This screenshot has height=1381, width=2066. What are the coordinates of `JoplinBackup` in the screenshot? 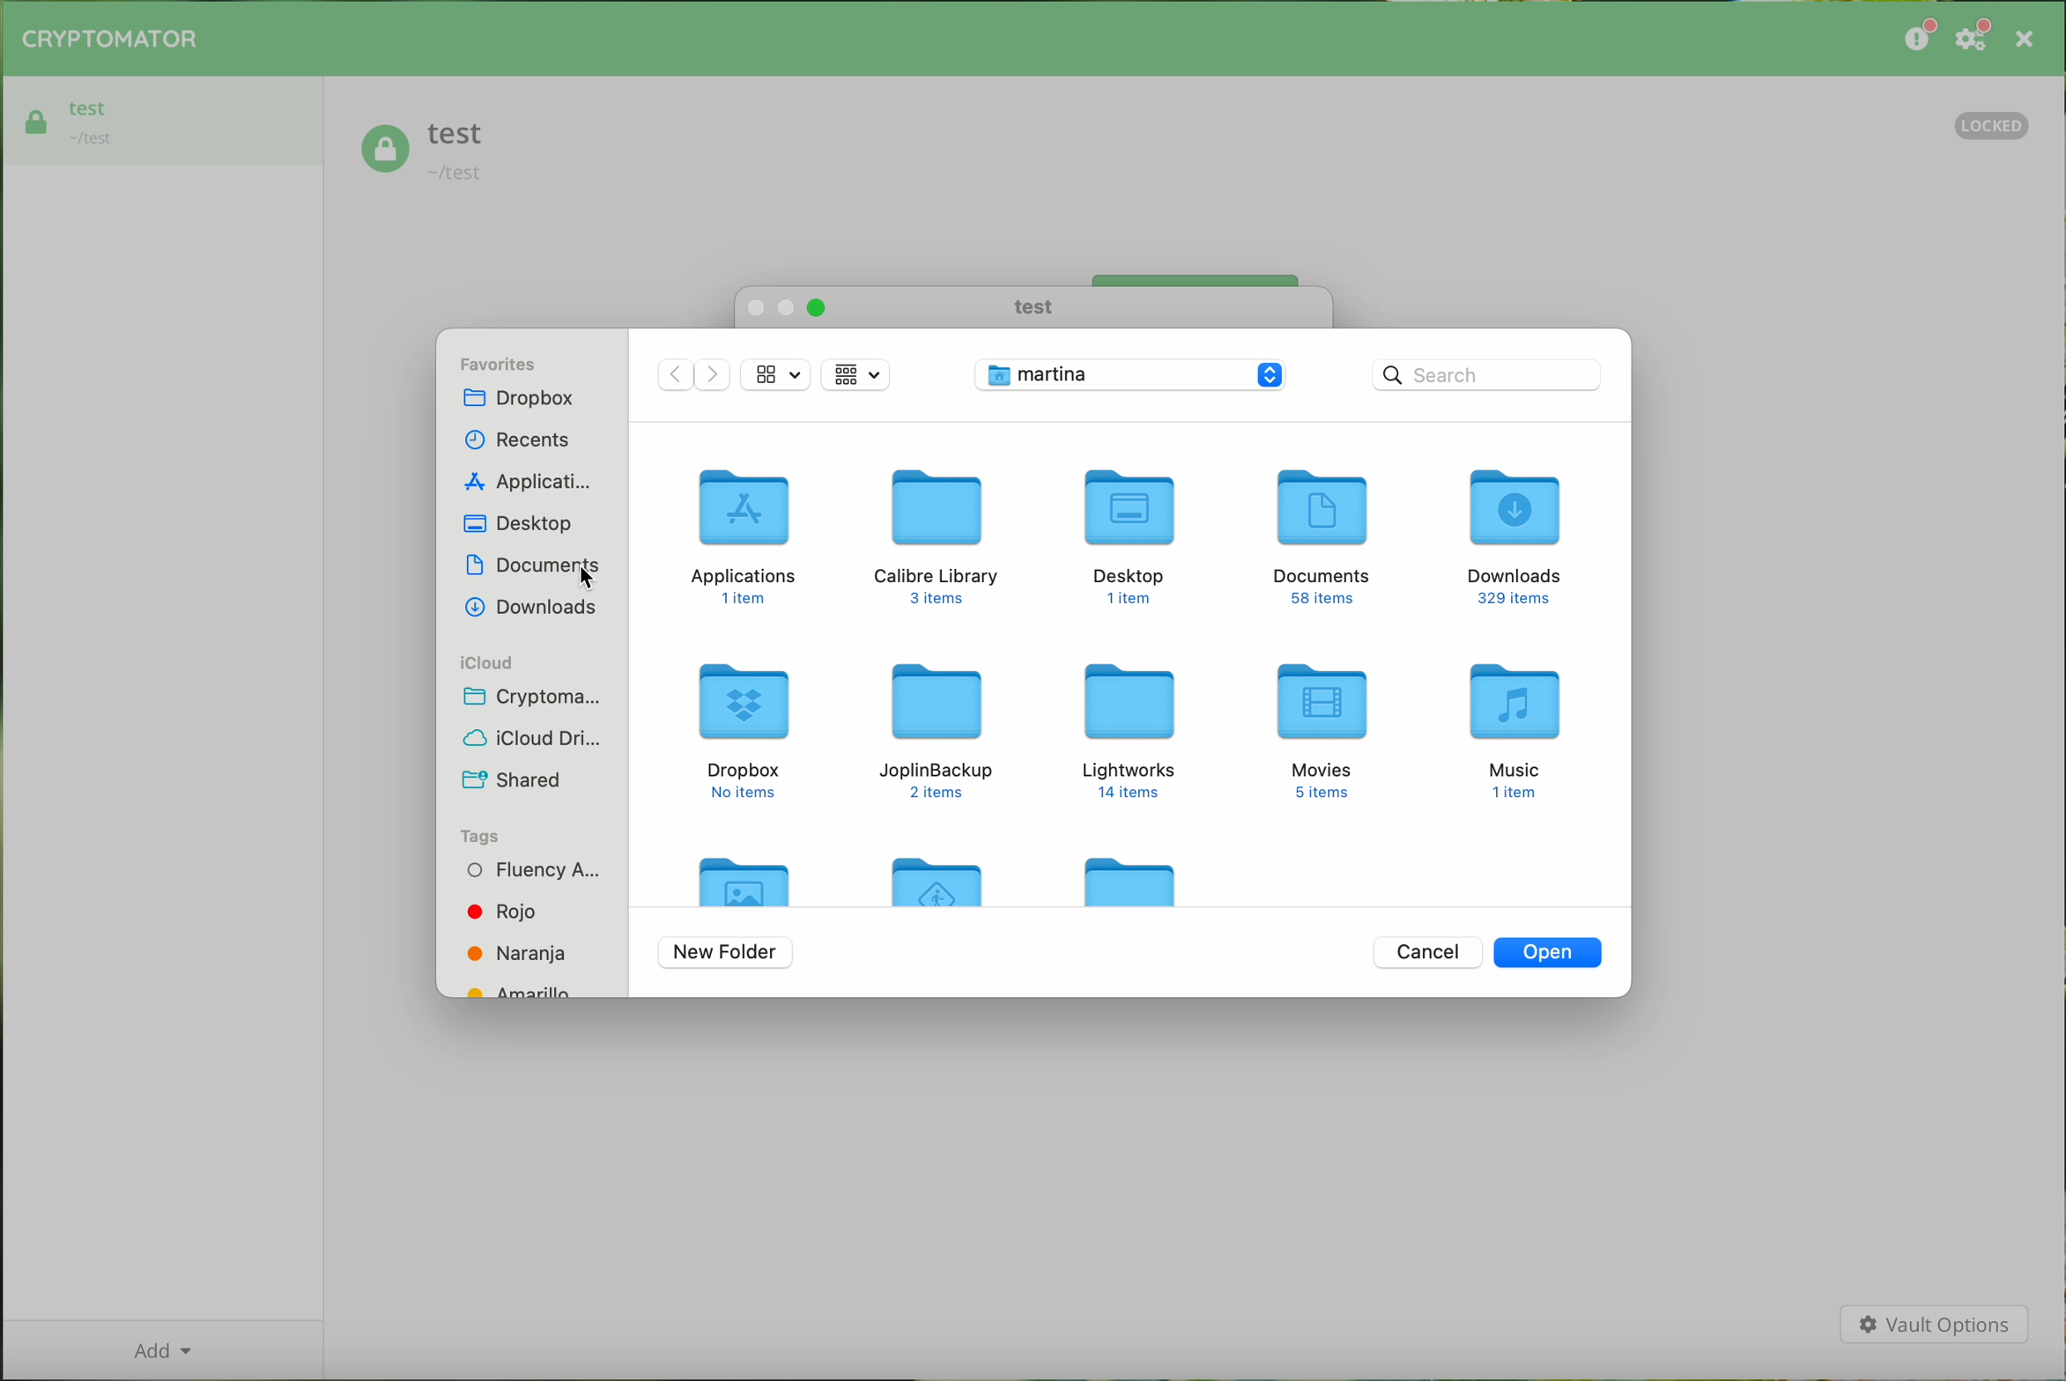 It's located at (937, 728).